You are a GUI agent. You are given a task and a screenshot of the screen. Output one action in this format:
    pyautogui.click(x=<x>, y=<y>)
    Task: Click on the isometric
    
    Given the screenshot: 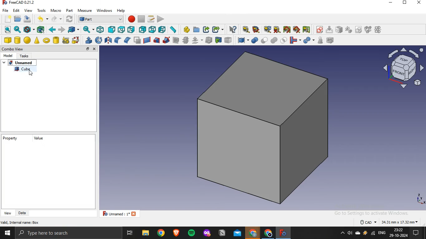 What is the action you would take?
    pyautogui.click(x=100, y=29)
    